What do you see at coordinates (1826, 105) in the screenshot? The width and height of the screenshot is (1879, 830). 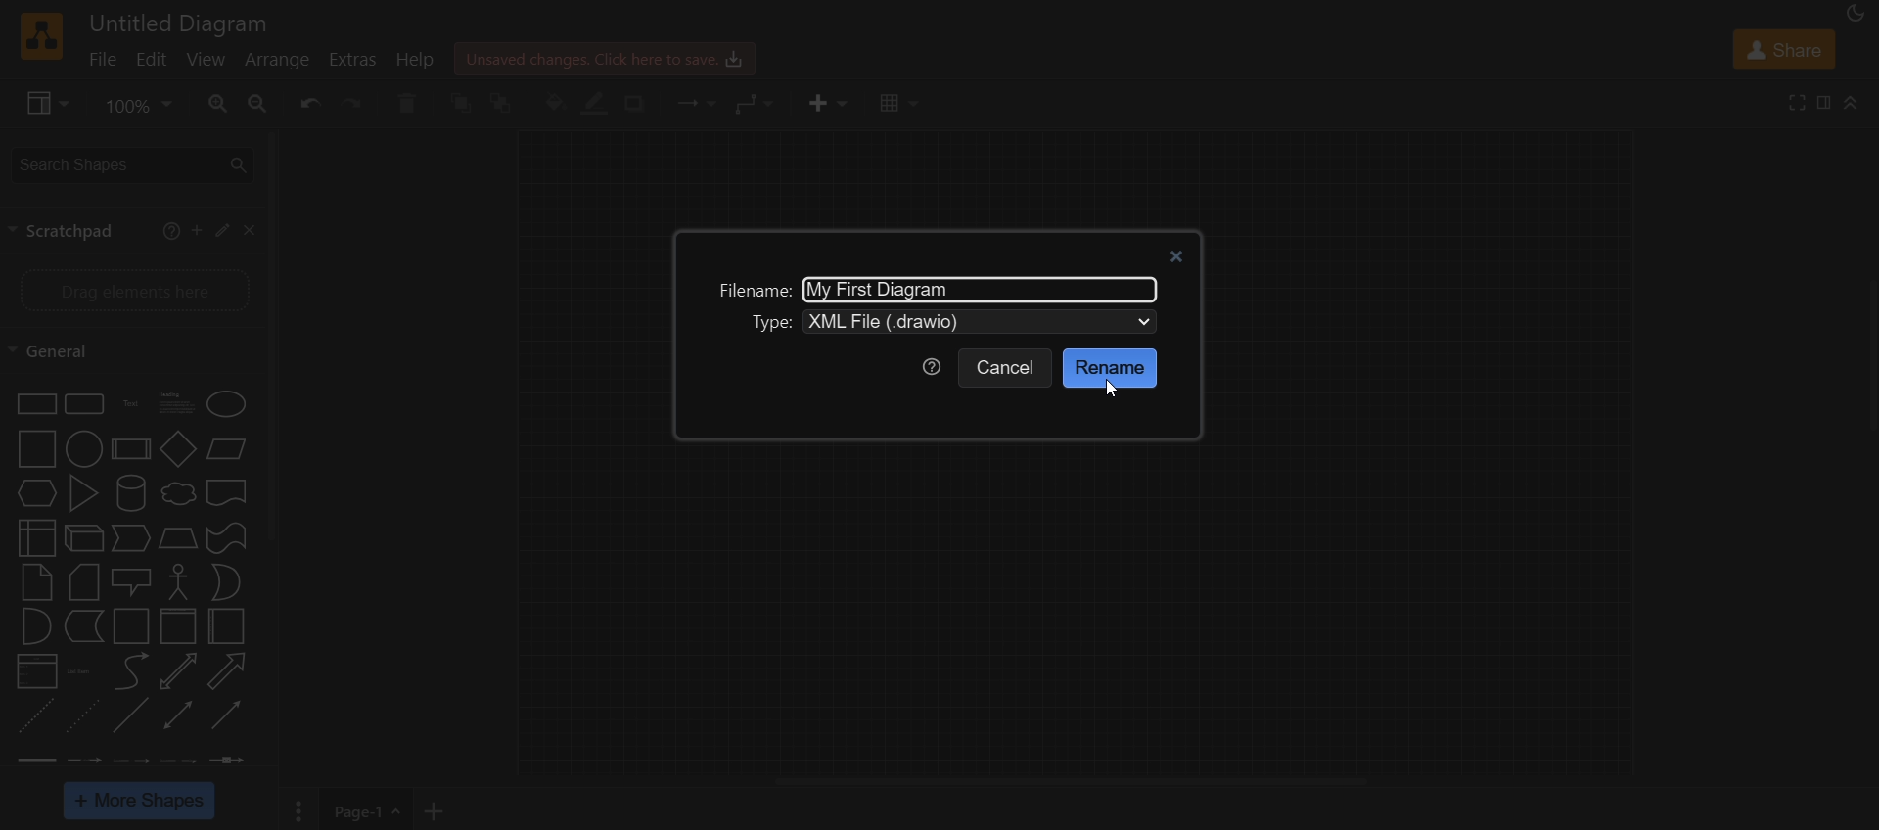 I see `format` at bounding box center [1826, 105].